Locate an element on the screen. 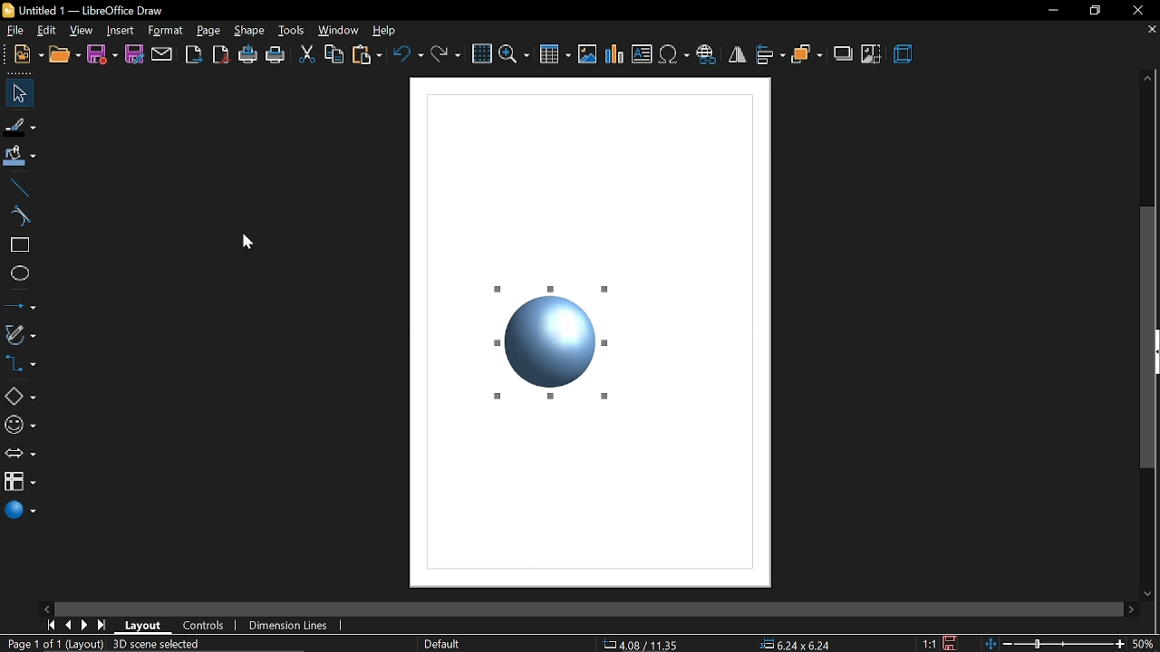 The height and width of the screenshot is (652, 1160). arrange is located at coordinates (807, 54).